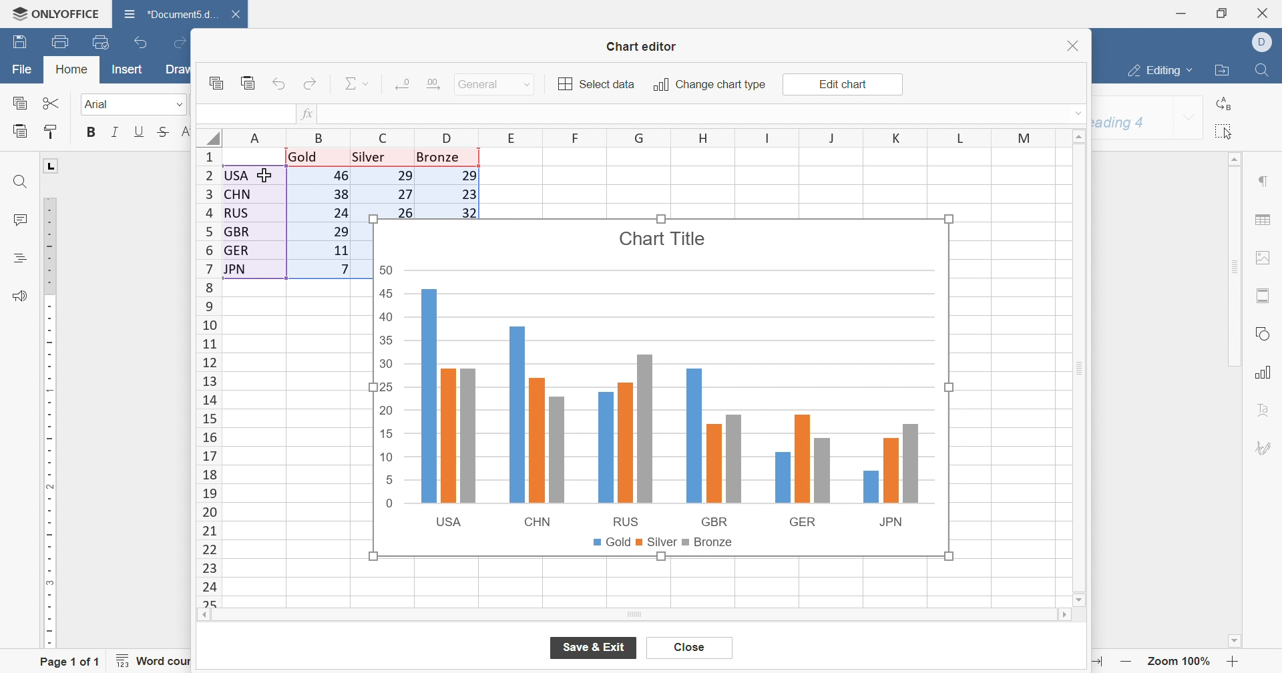  What do you see at coordinates (635, 616) in the screenshot?
I see `scroll bar` at bounding box center [635, 616].